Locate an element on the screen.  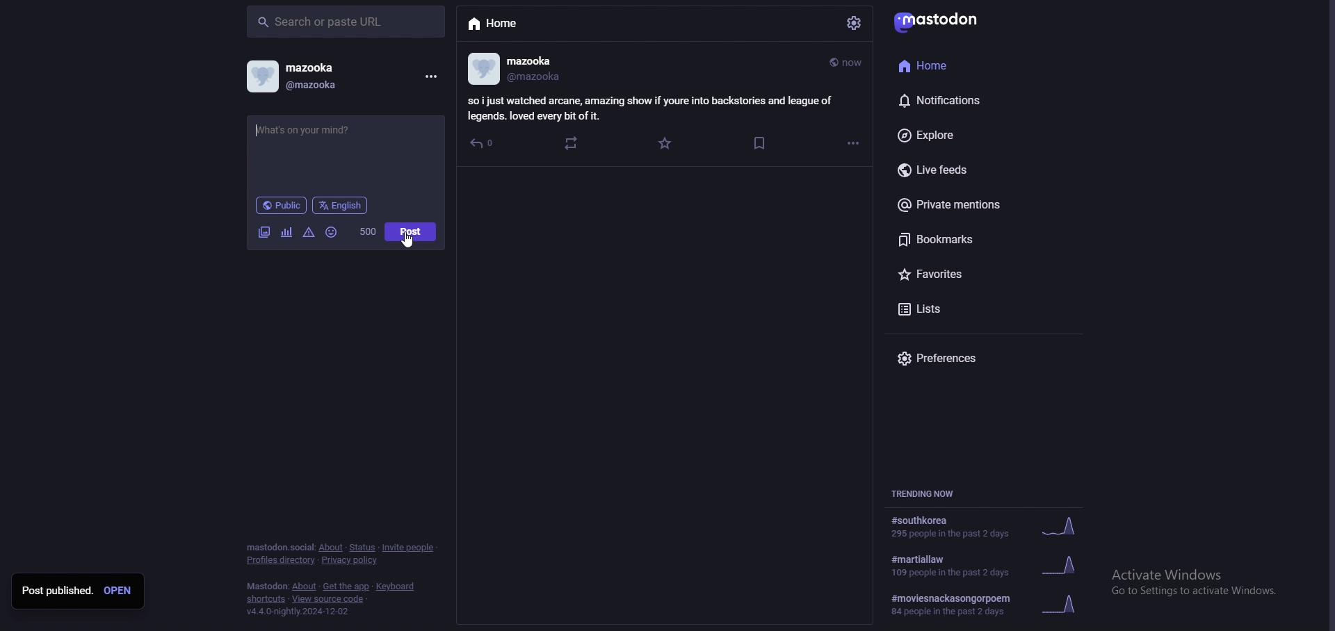
images is located at coordinates (265, 233).